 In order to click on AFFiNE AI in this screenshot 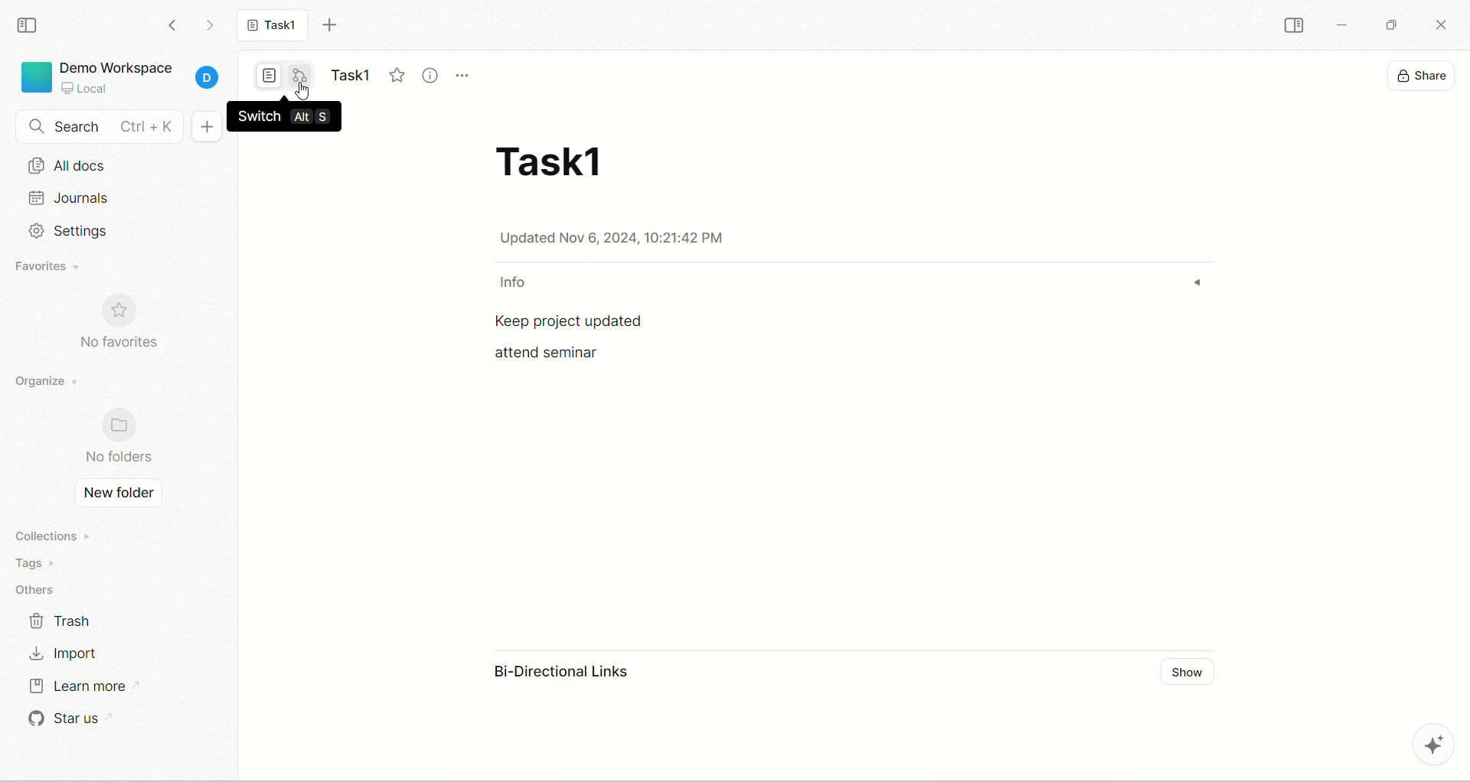, I will do `click(1436, 741)`.